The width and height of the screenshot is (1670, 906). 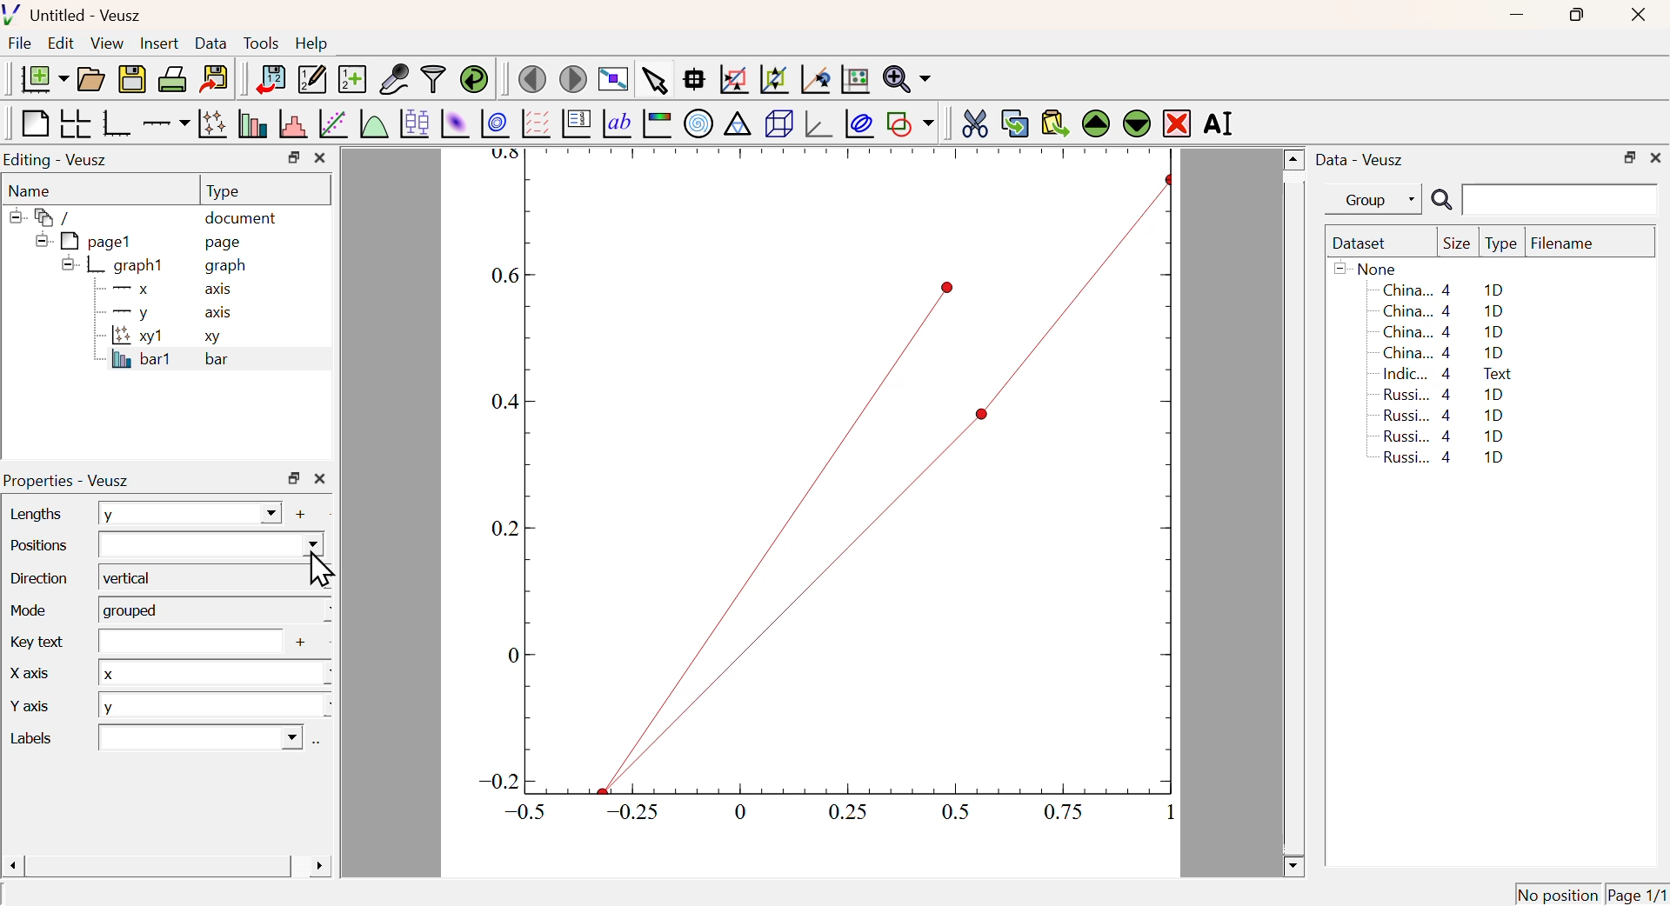 What do you see at coordinates (312, 43) in the screenshot?
I see `Help` at bounding box center [312, 43].